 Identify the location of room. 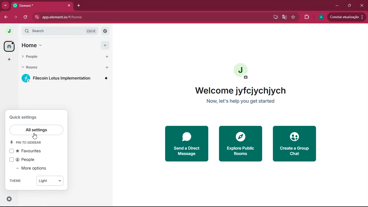
(65, 78).